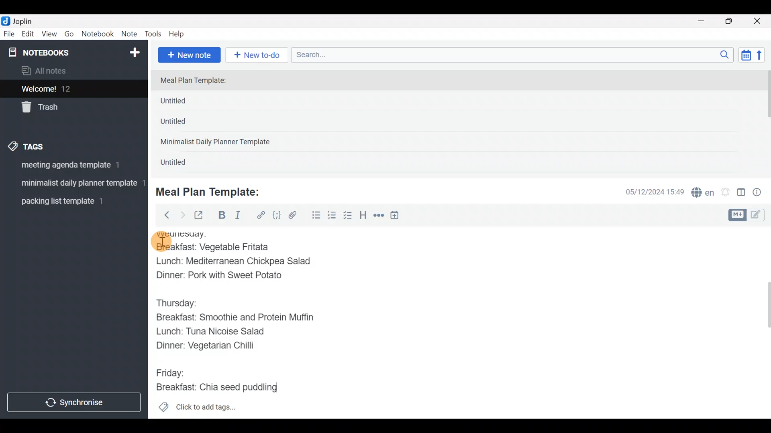 This screenshot has height=433, width=771. I want to click on Numbered list, so click(332, 217).